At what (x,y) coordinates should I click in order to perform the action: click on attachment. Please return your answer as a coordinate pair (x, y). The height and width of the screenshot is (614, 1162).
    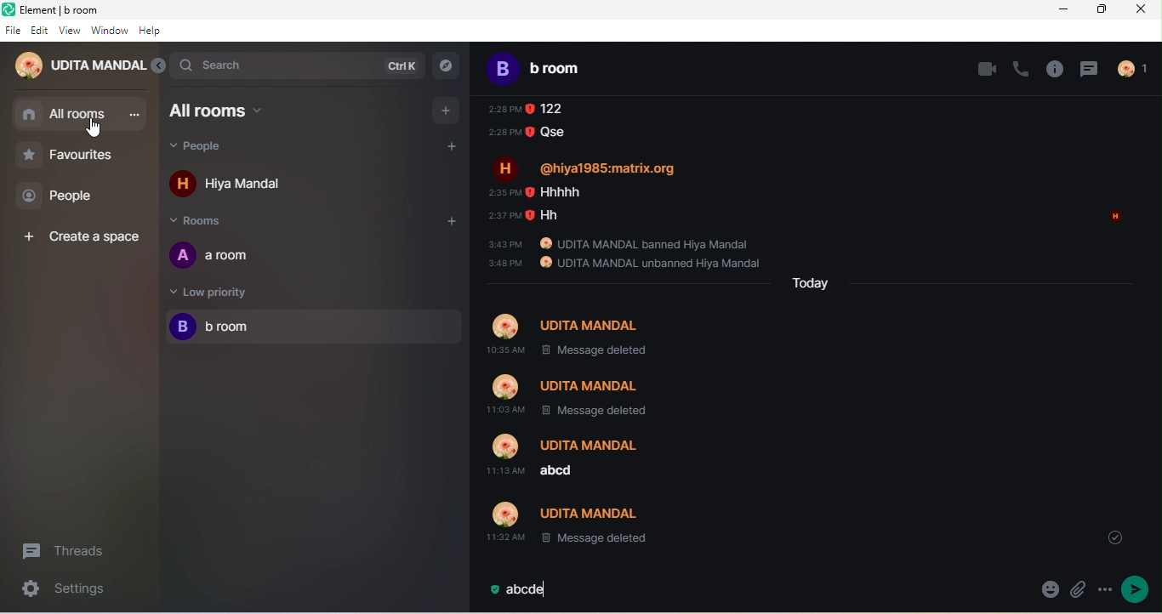
    Looking at the image, I should click on (1076, 590).